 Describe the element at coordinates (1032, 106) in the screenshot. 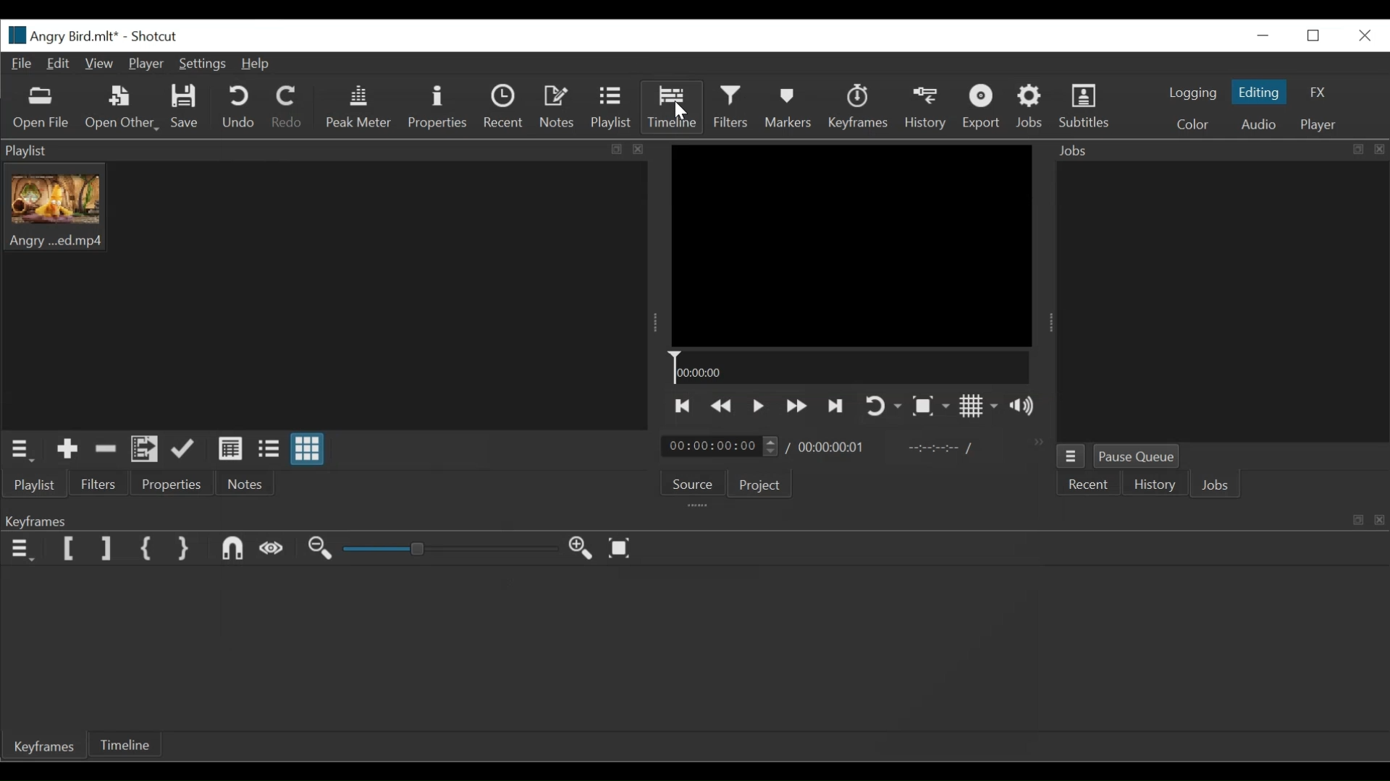

I see `Jobs` at that location.